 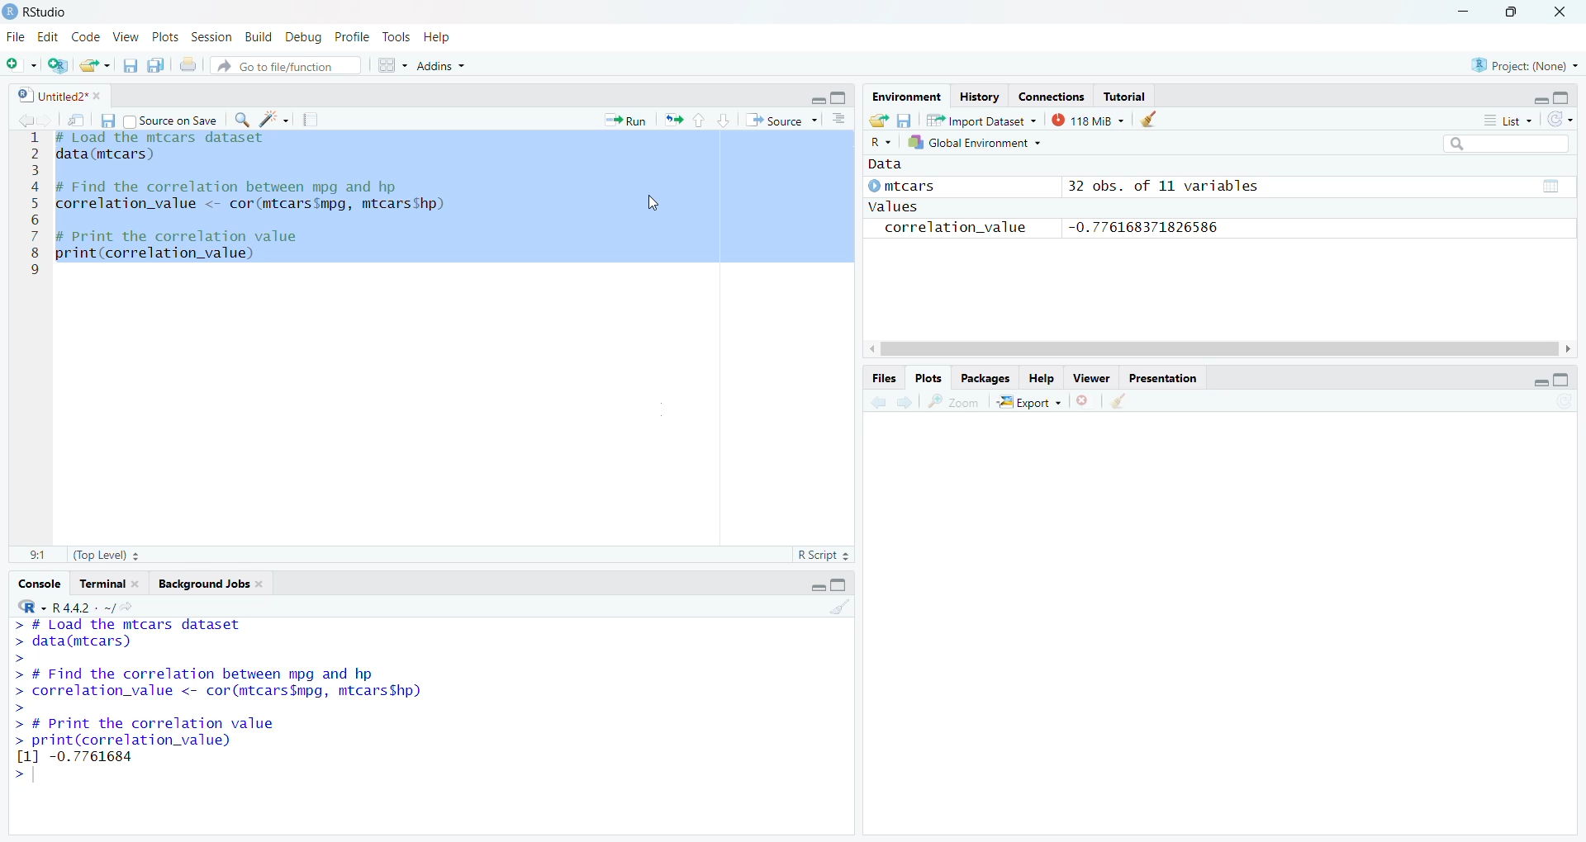 I want to click on Edit, so click(x=45, y=39).